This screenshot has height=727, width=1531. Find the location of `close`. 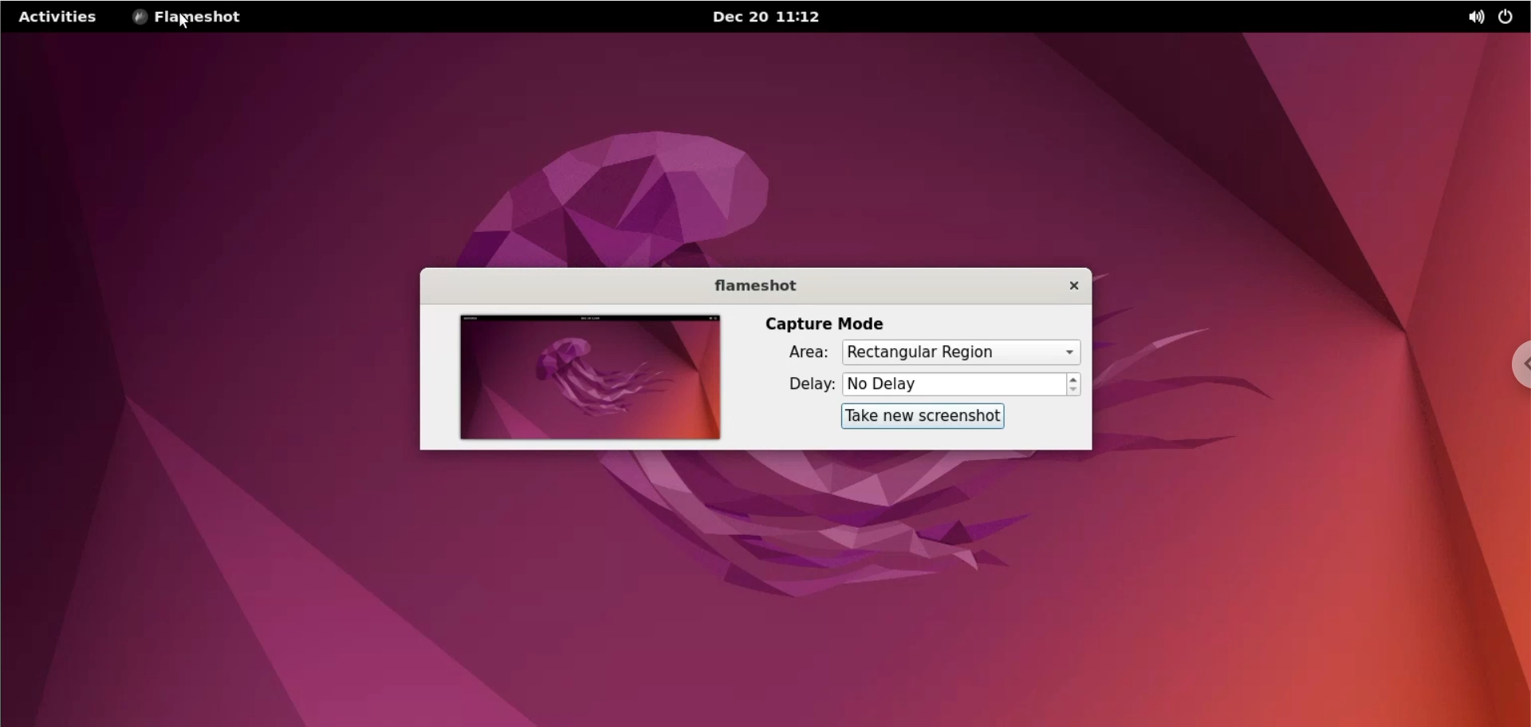

close is located at coordinates (1063, 285).